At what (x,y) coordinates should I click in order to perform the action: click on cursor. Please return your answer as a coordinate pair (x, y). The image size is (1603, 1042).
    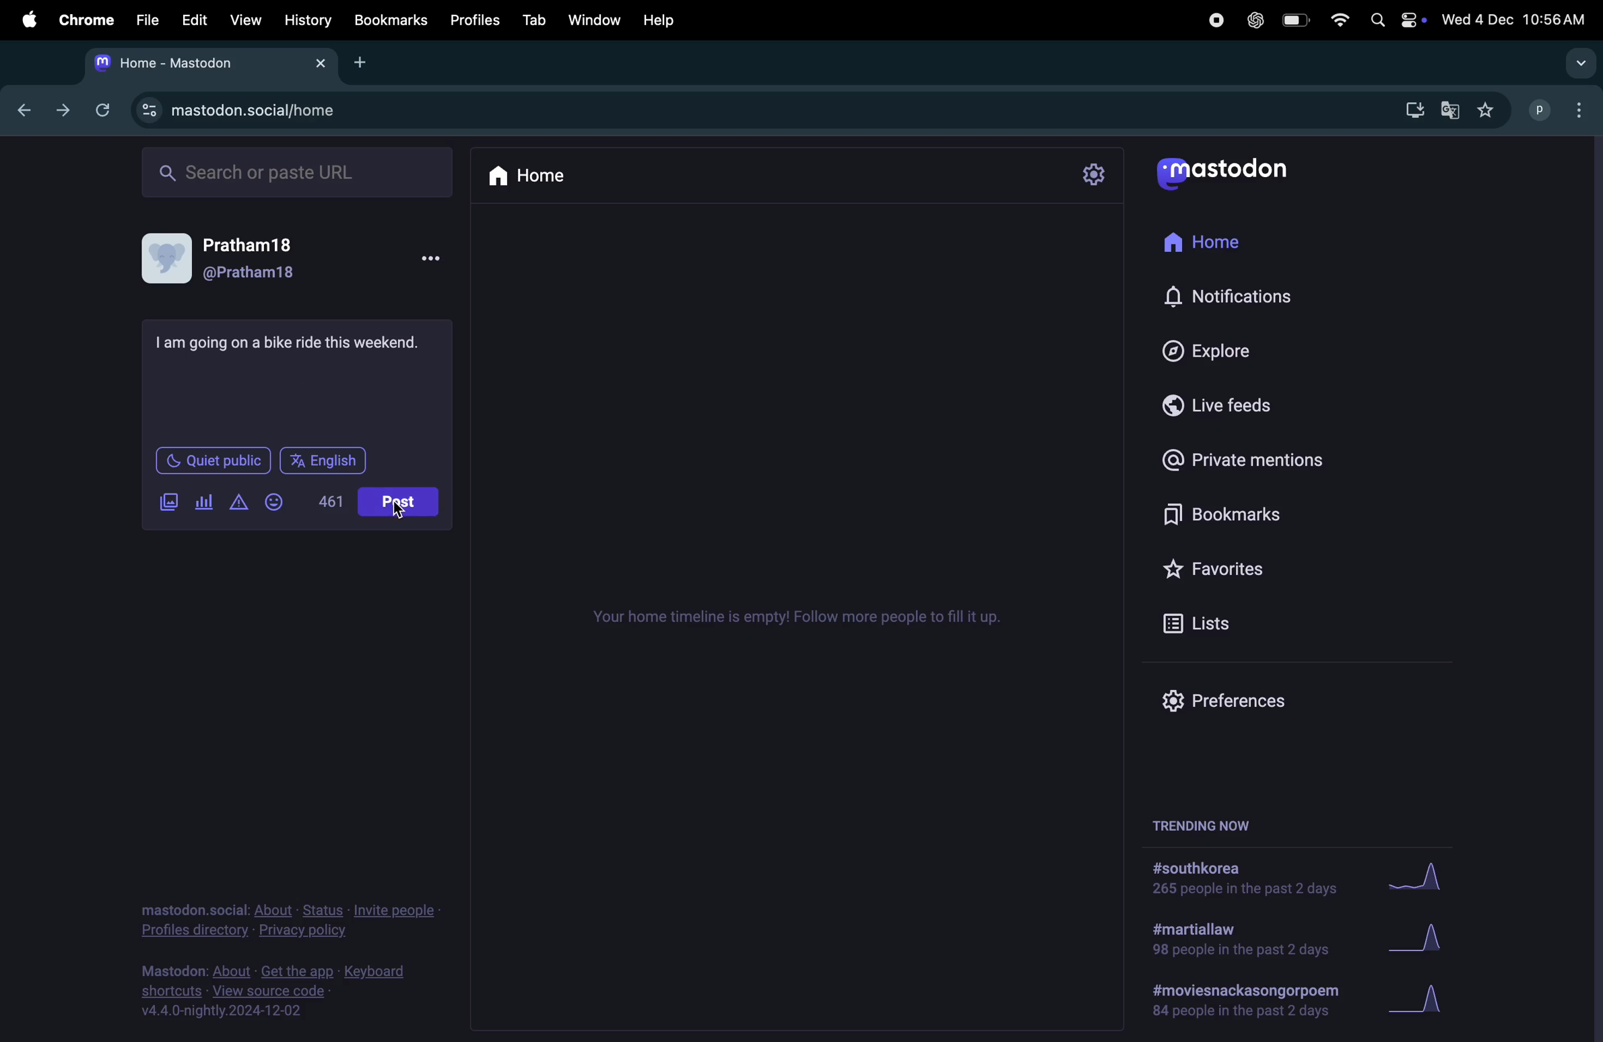
    Looking at the image, I should click on (401, 512).